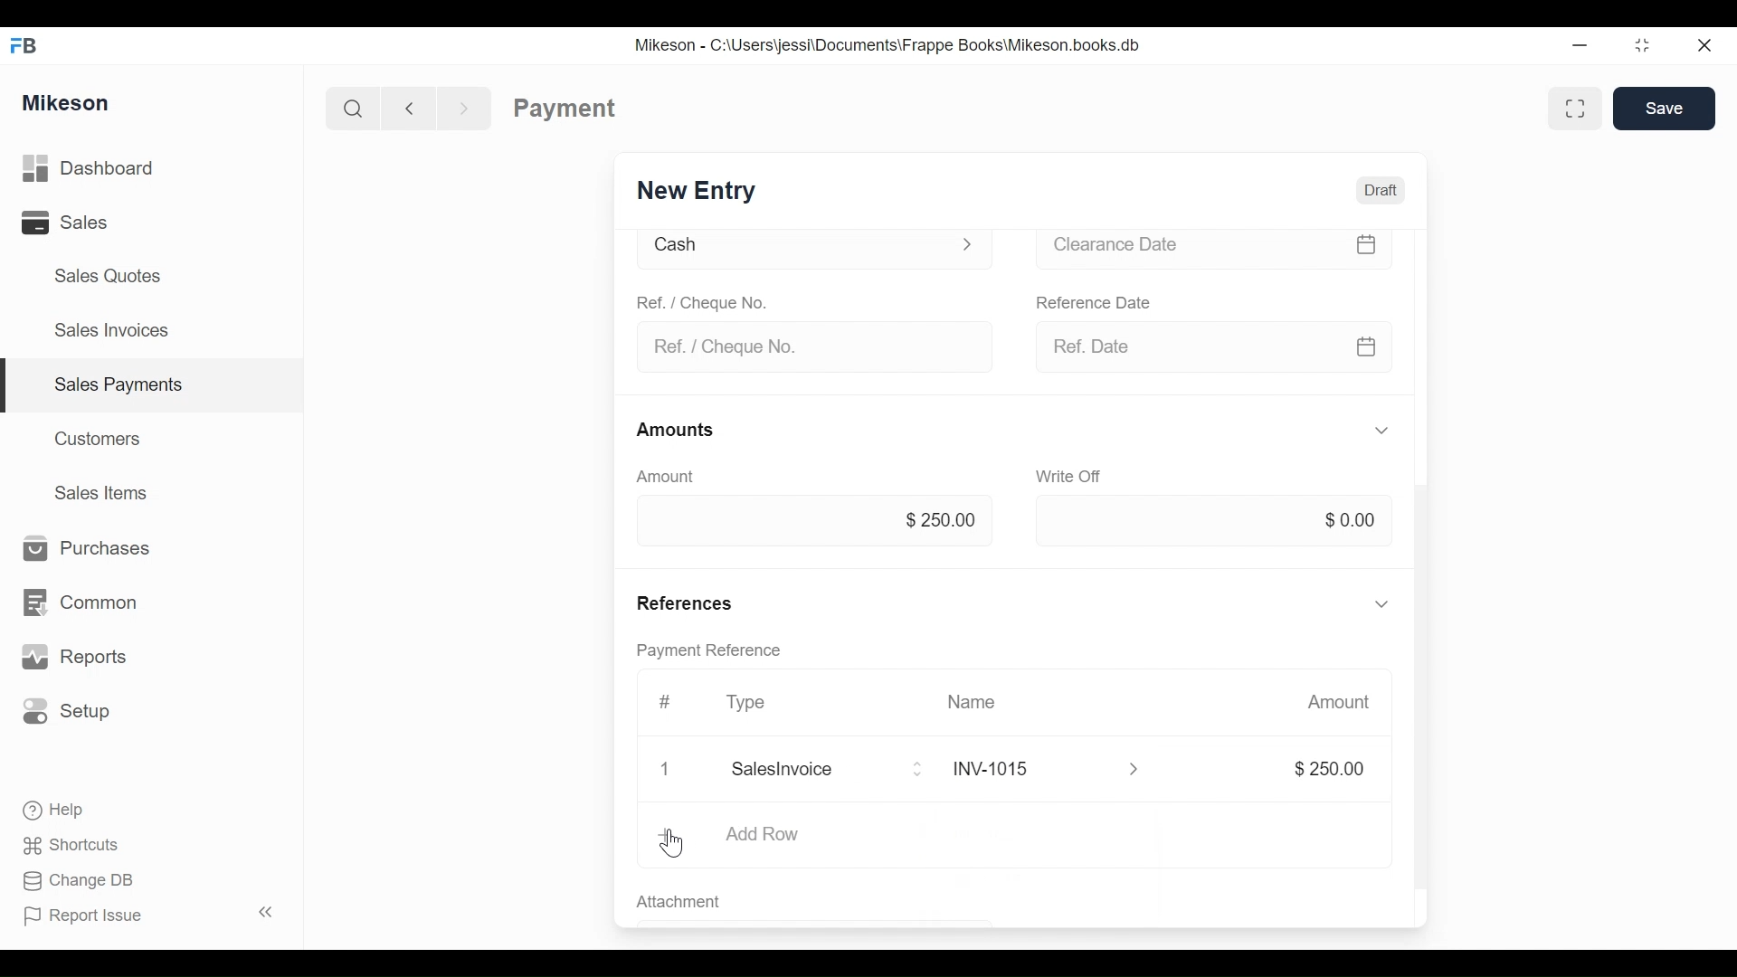  What do you see at coordinates (1051, 769) in the screenshot?
I see `INY1015` at bounding box center [1051, 769].